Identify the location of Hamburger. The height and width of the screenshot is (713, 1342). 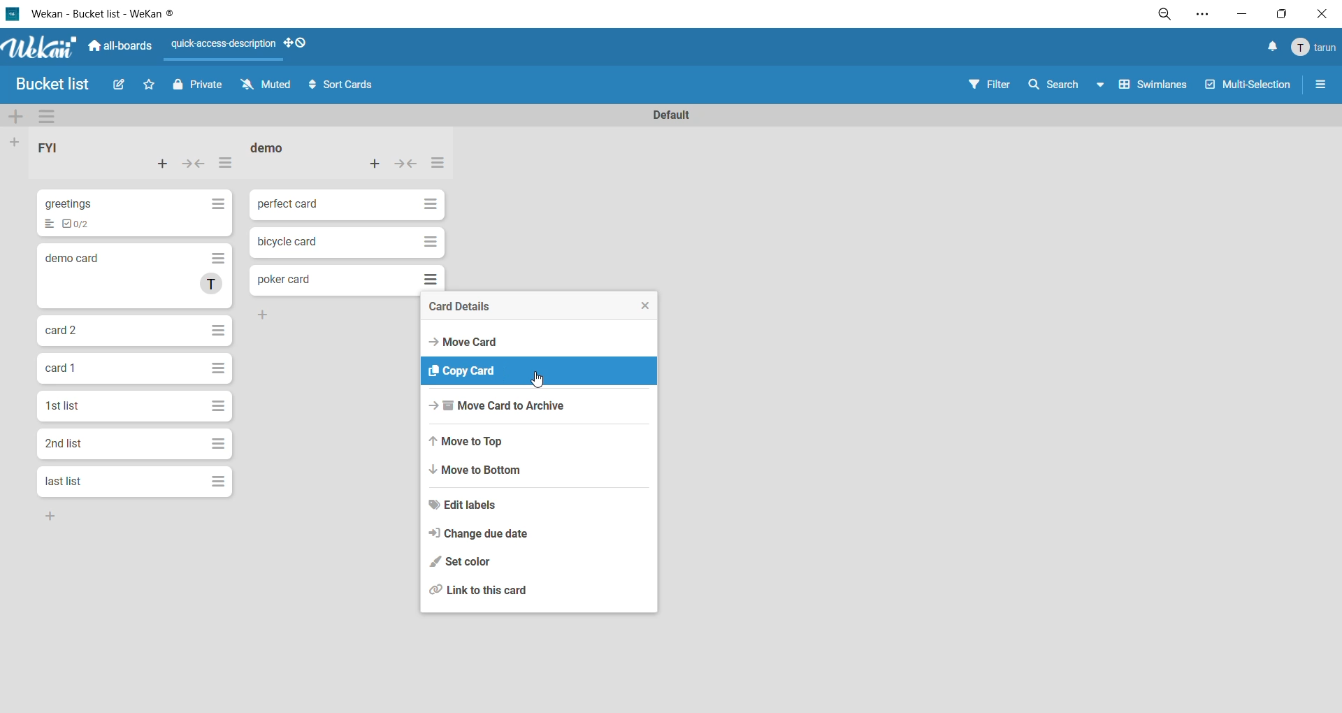
(217, 208).